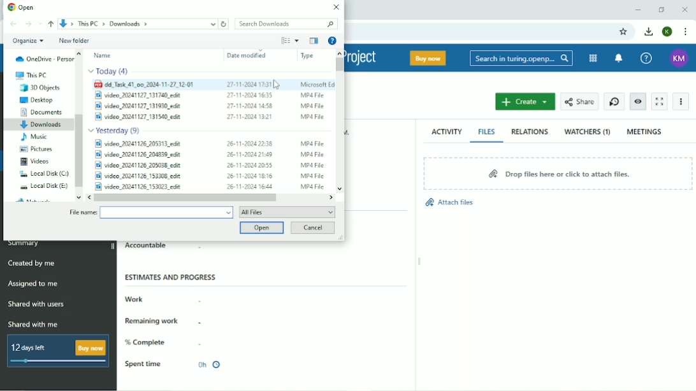 Image resolution: width=696 pixels, height=391 pixels. Describe the element at coordinates (75, 40) in the screenshot. I see `New folder` at that location.